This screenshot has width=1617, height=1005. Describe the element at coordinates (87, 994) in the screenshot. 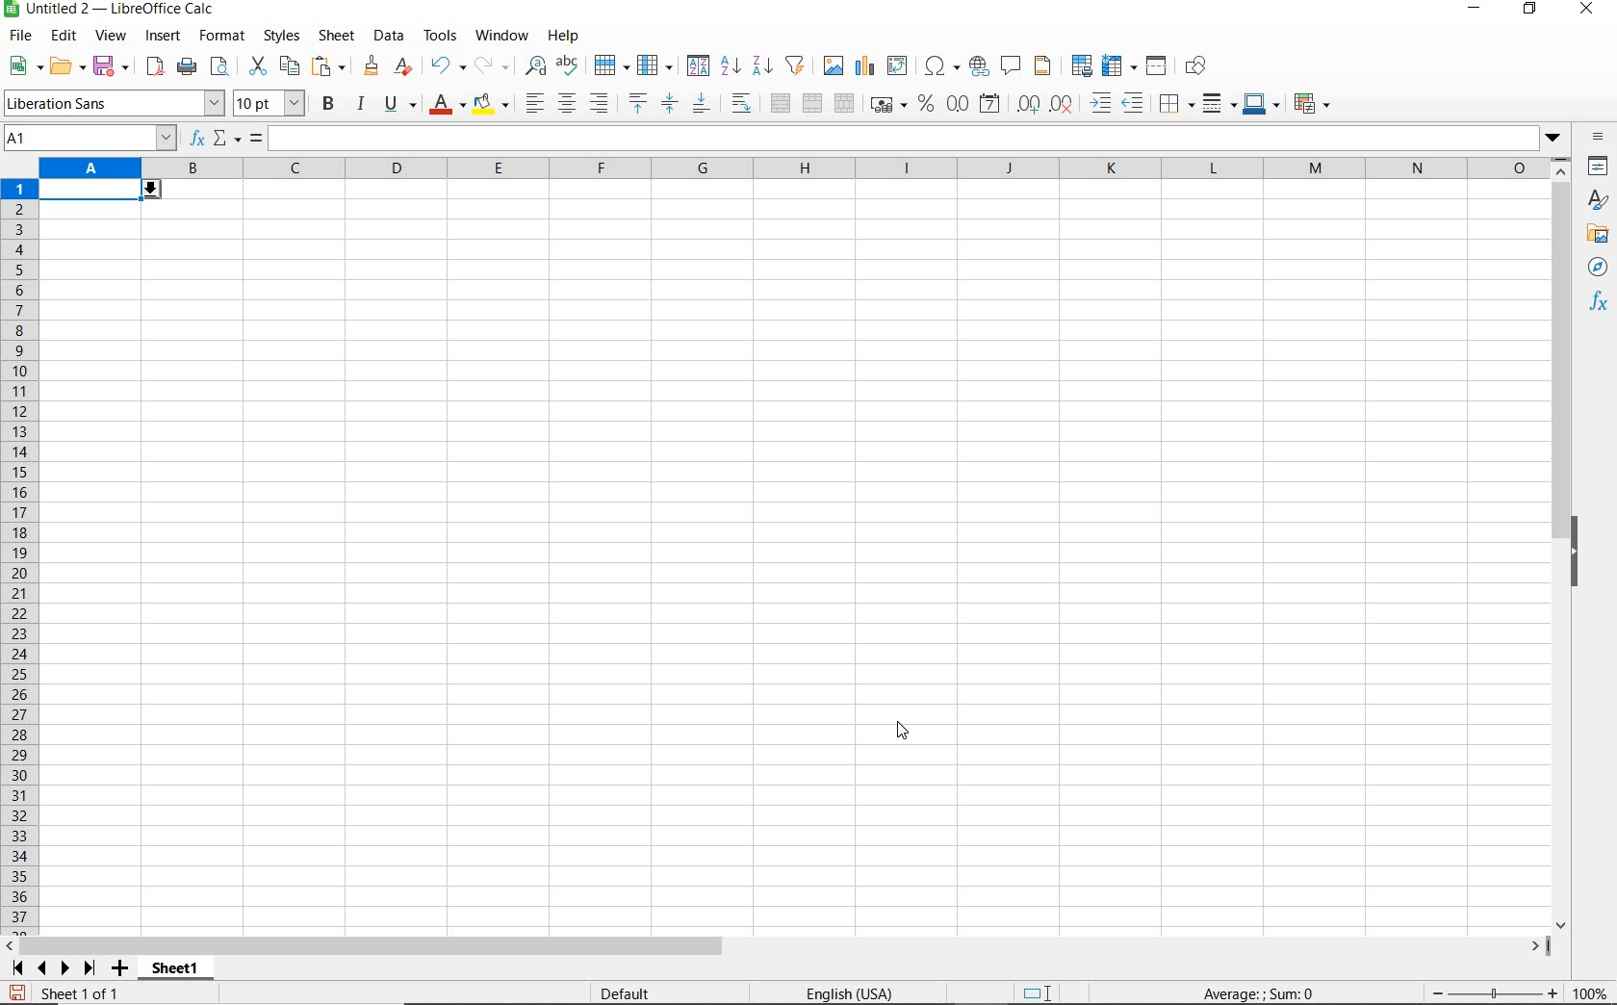

I see `sheet 1 of 1` at that location.